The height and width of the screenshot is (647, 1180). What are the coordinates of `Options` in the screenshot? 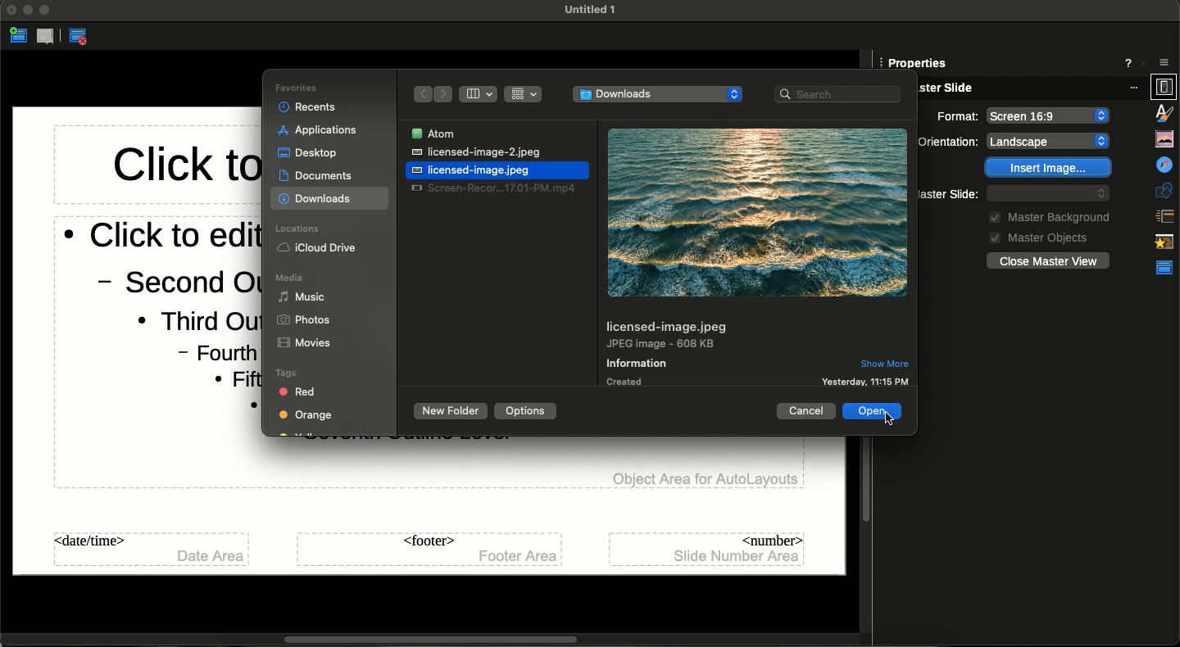 It's located at (527, 411).